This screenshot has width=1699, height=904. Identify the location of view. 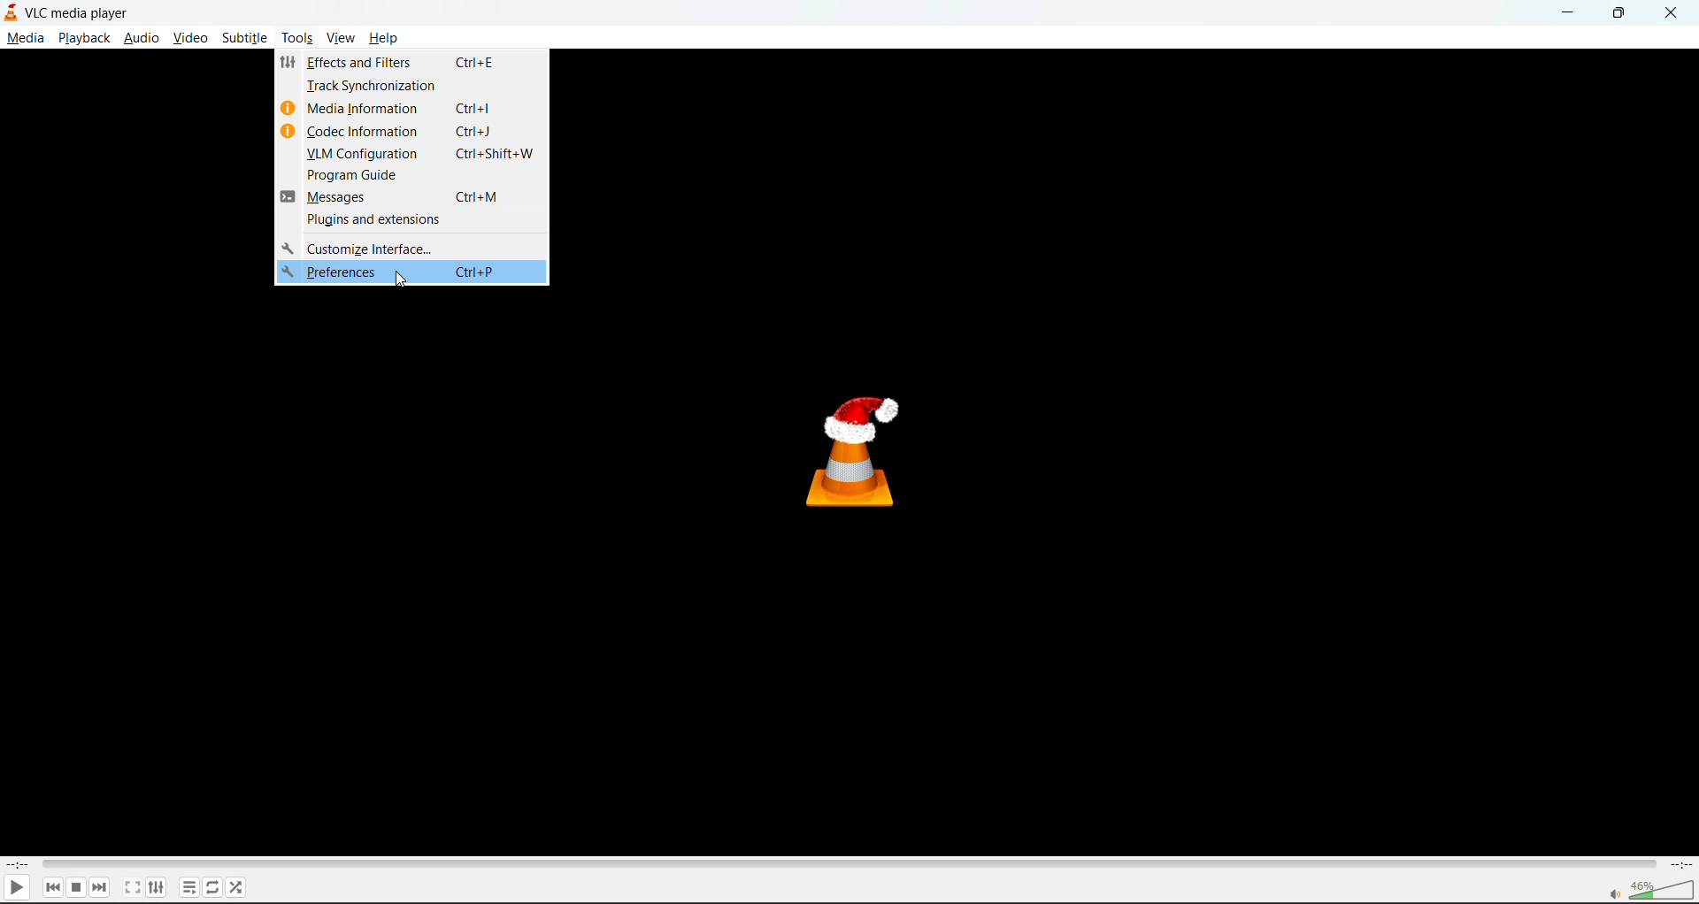
(341, 38).